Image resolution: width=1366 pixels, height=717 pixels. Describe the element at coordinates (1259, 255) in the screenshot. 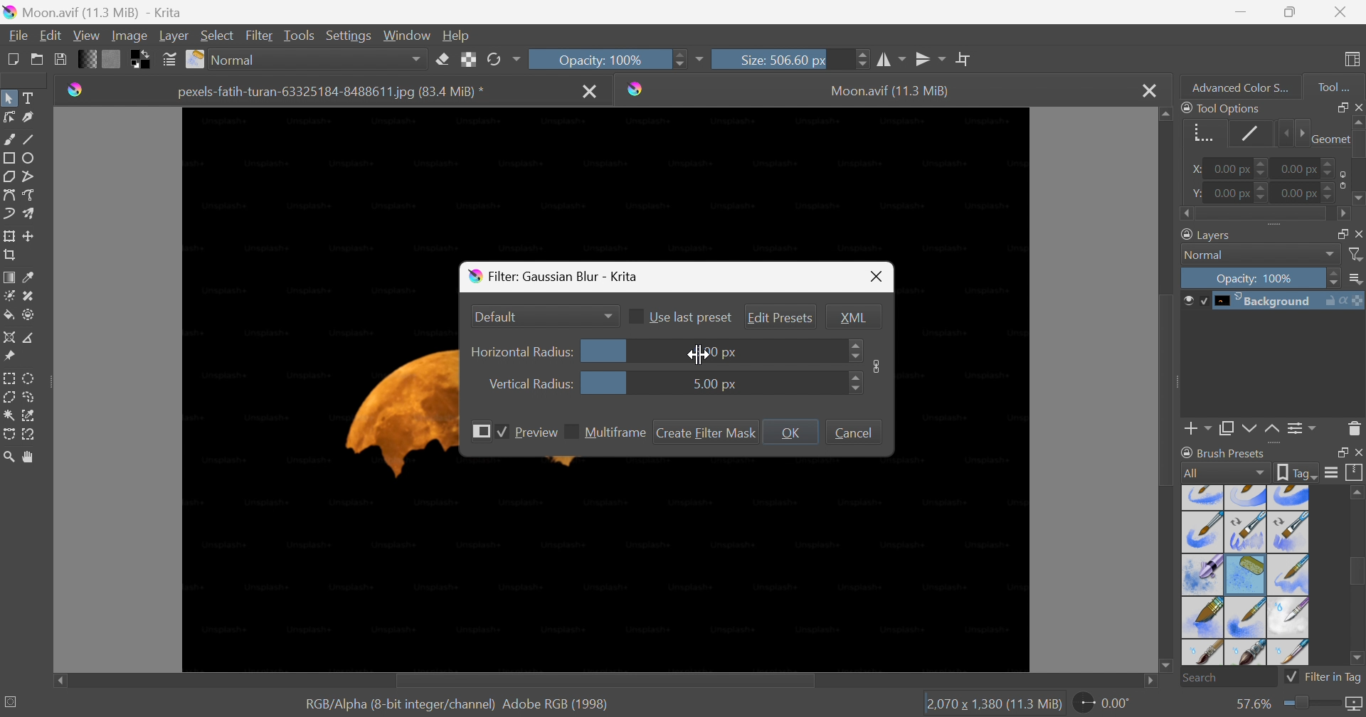

I see `Normal` at that location.